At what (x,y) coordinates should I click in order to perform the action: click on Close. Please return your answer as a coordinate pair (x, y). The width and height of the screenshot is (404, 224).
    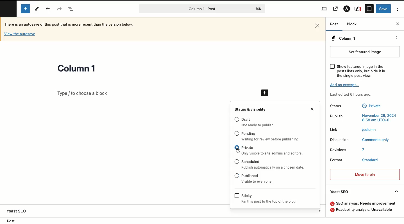
    Looking at the image, I should click on (398, 24).